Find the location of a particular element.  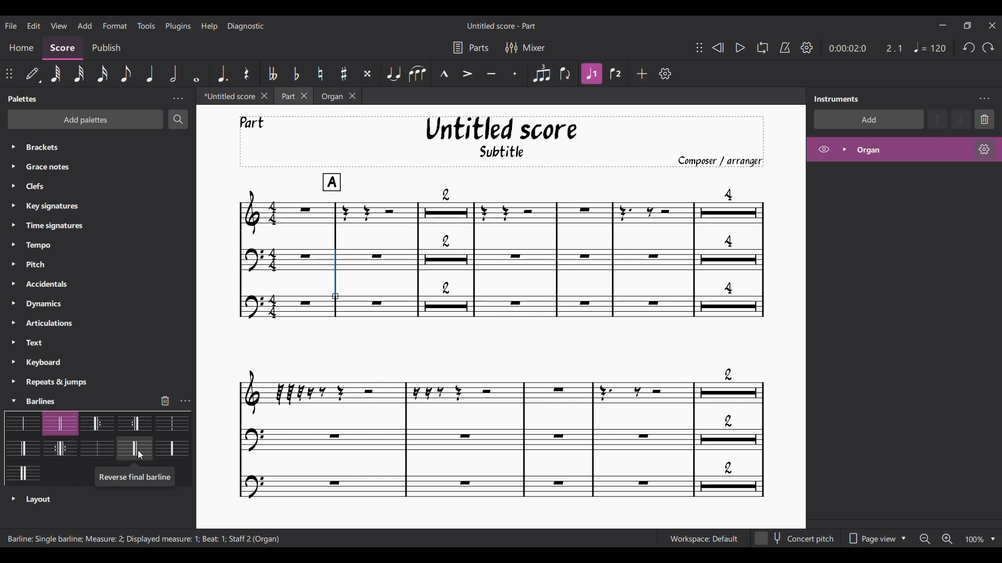

Toggle double flat is located at coordinates (273, 73).